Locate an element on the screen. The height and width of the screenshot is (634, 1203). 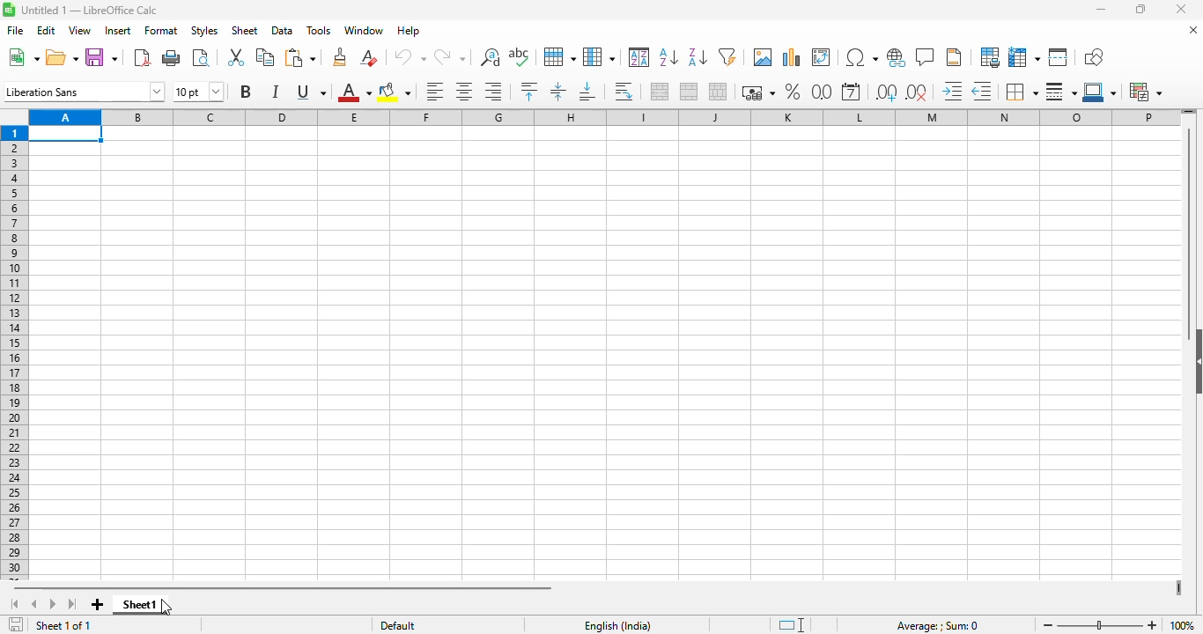
redo is located at coordinates (450, 57).